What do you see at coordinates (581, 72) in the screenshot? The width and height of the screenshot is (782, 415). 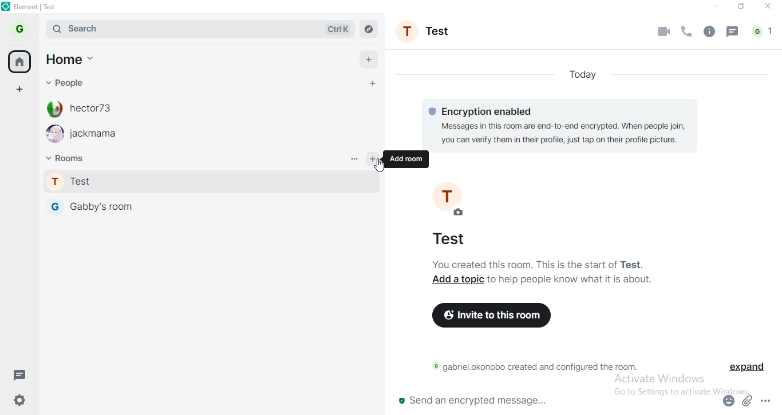 I see `today` at bounding box center [581, 72].